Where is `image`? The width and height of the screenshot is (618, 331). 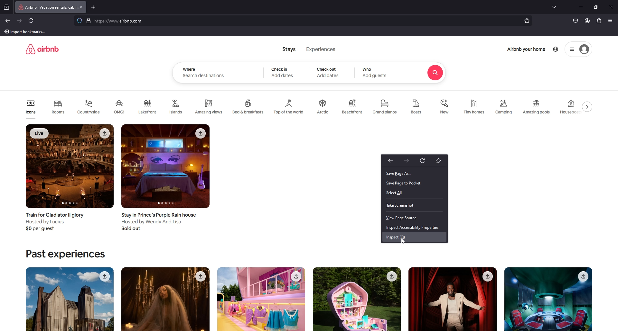 image is located at coordinates (70, 299).